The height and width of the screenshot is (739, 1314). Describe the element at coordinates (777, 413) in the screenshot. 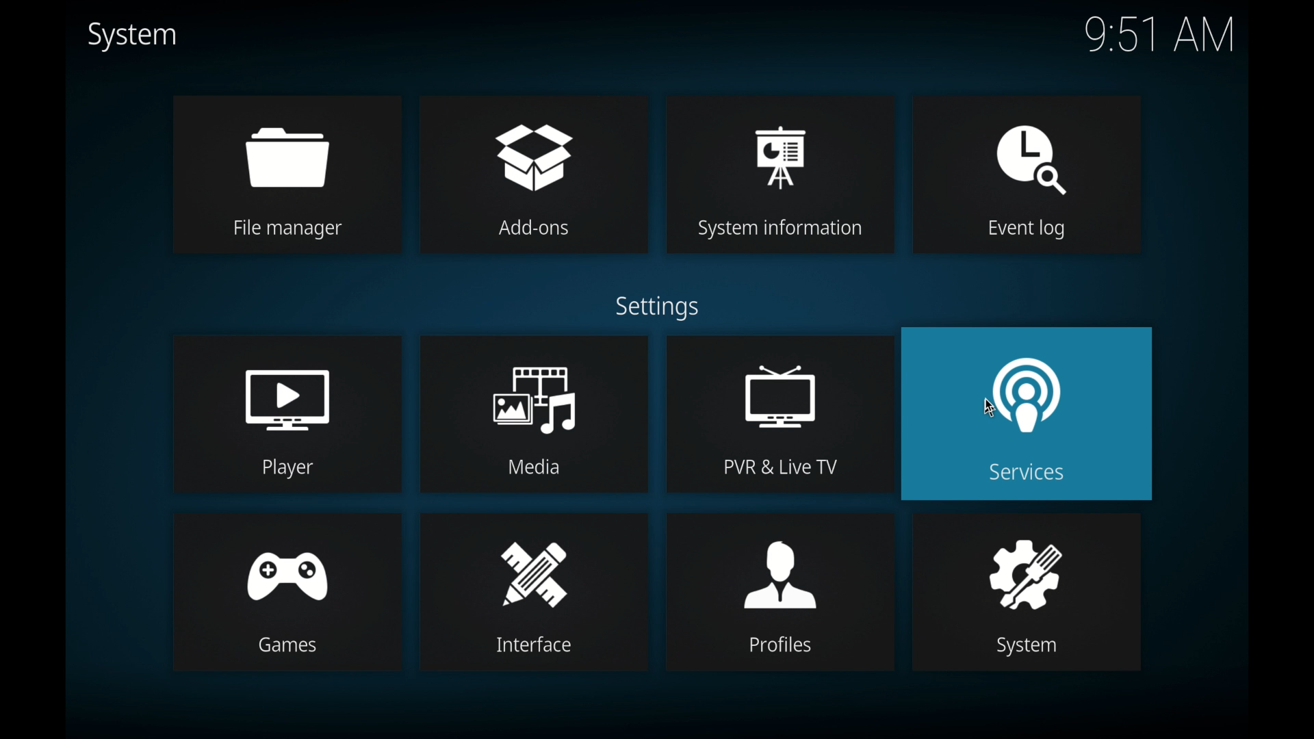

I see `PVR and live tv` at that location.